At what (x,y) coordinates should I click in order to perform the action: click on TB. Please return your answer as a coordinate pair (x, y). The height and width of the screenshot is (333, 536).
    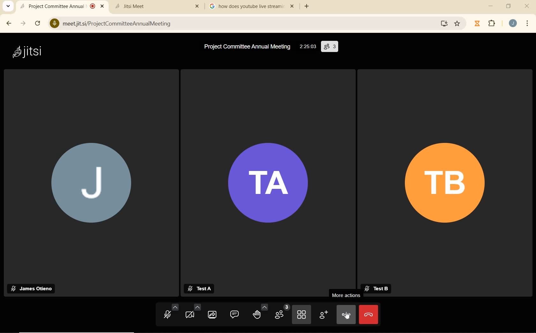
    Looking at the image, I should click on (447, 186).